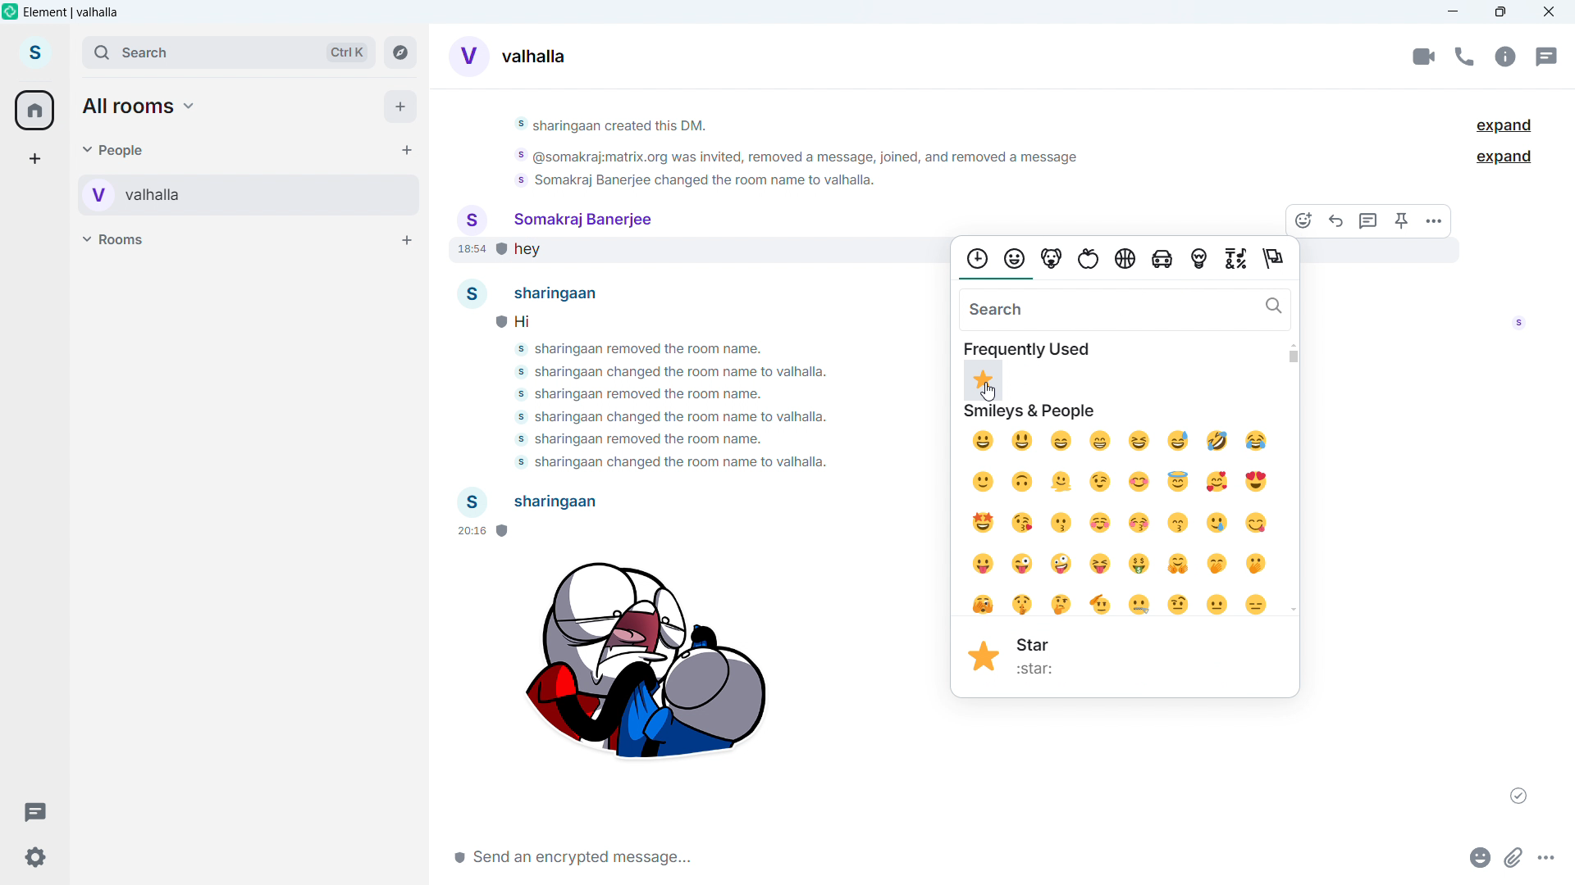 Image resolution: width=1575 pixels, height=885 pixels. What do you see at coordinates (1307, 220) in the screenshot?
I see `react ` at bounding box center [1307, 220].